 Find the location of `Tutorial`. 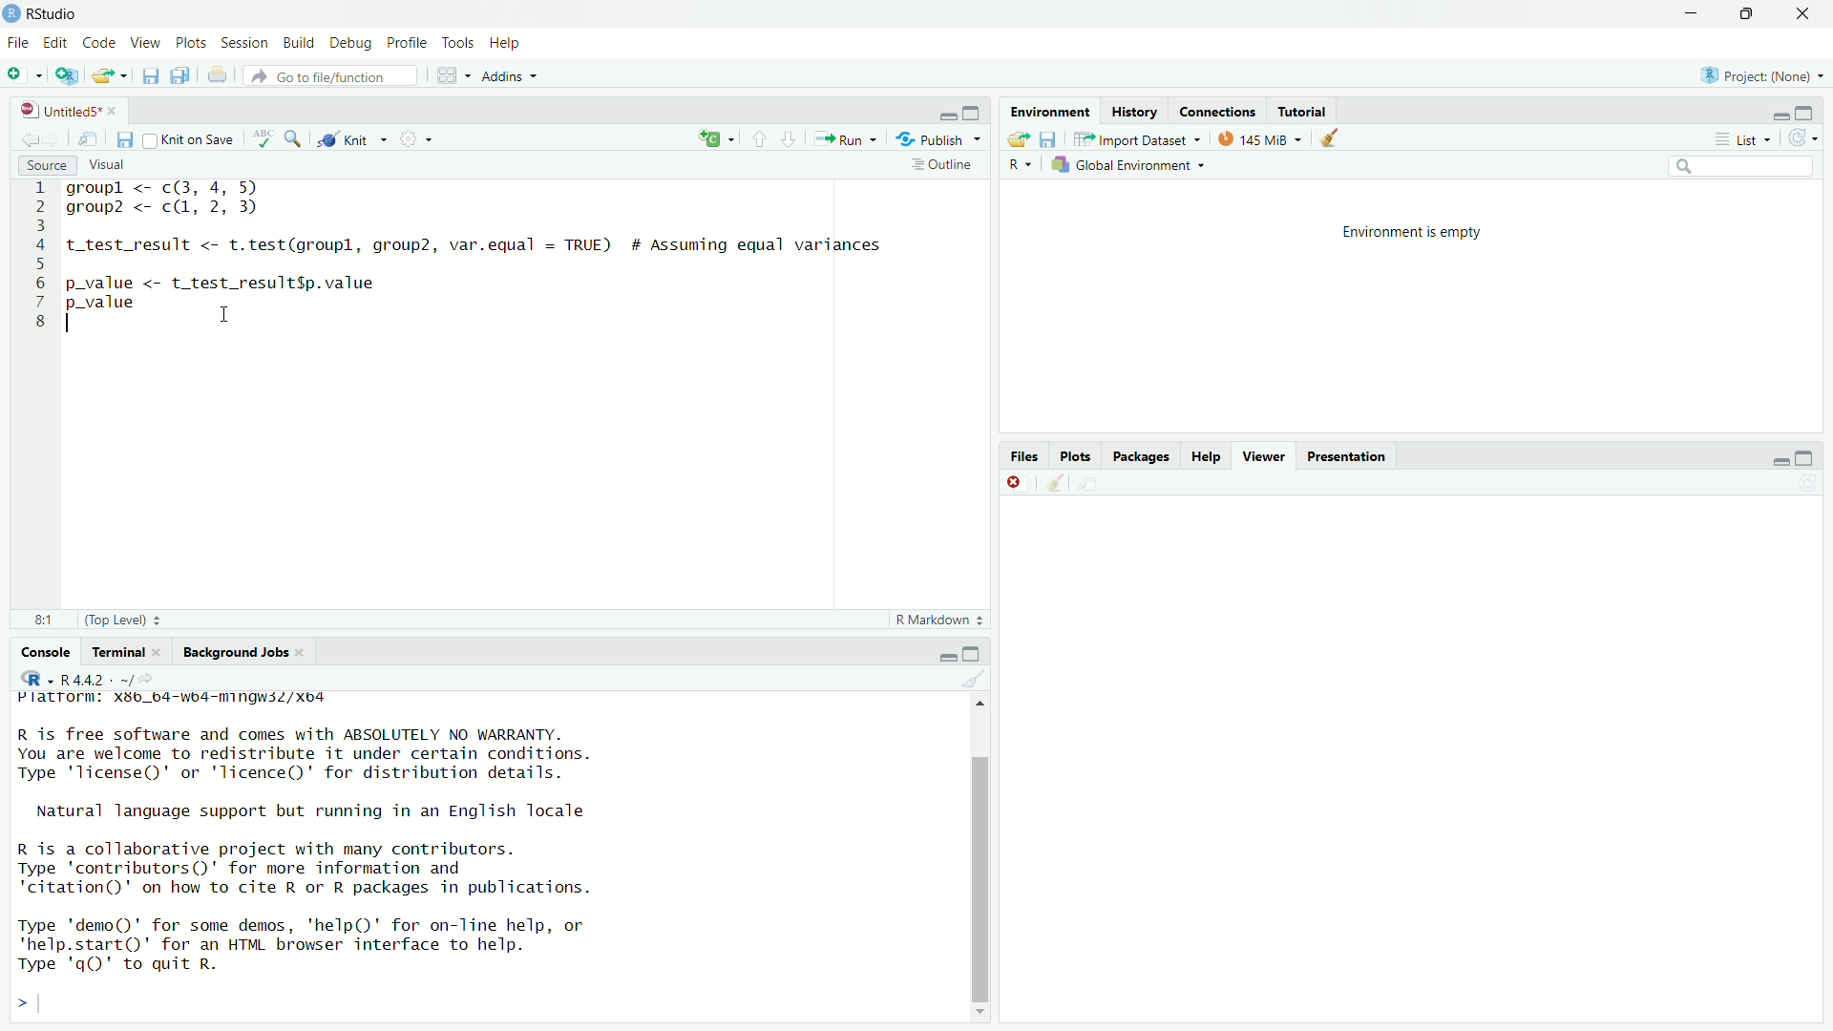

Tutorial is located at coordinates (1307, 112).